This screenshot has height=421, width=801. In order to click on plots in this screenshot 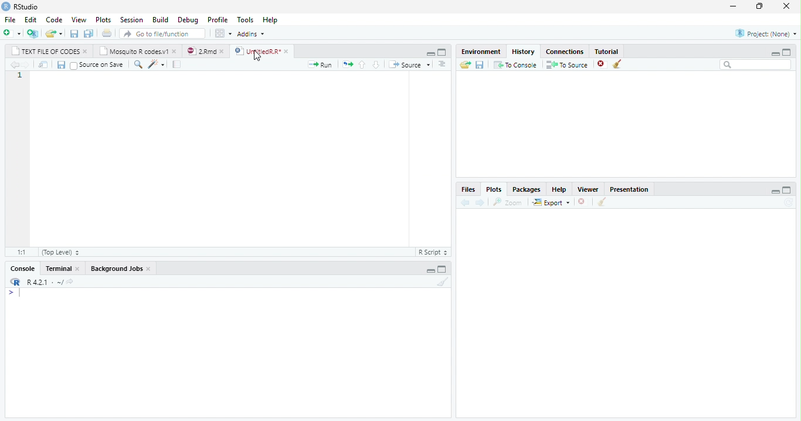, I will do `click(102, 19)`.